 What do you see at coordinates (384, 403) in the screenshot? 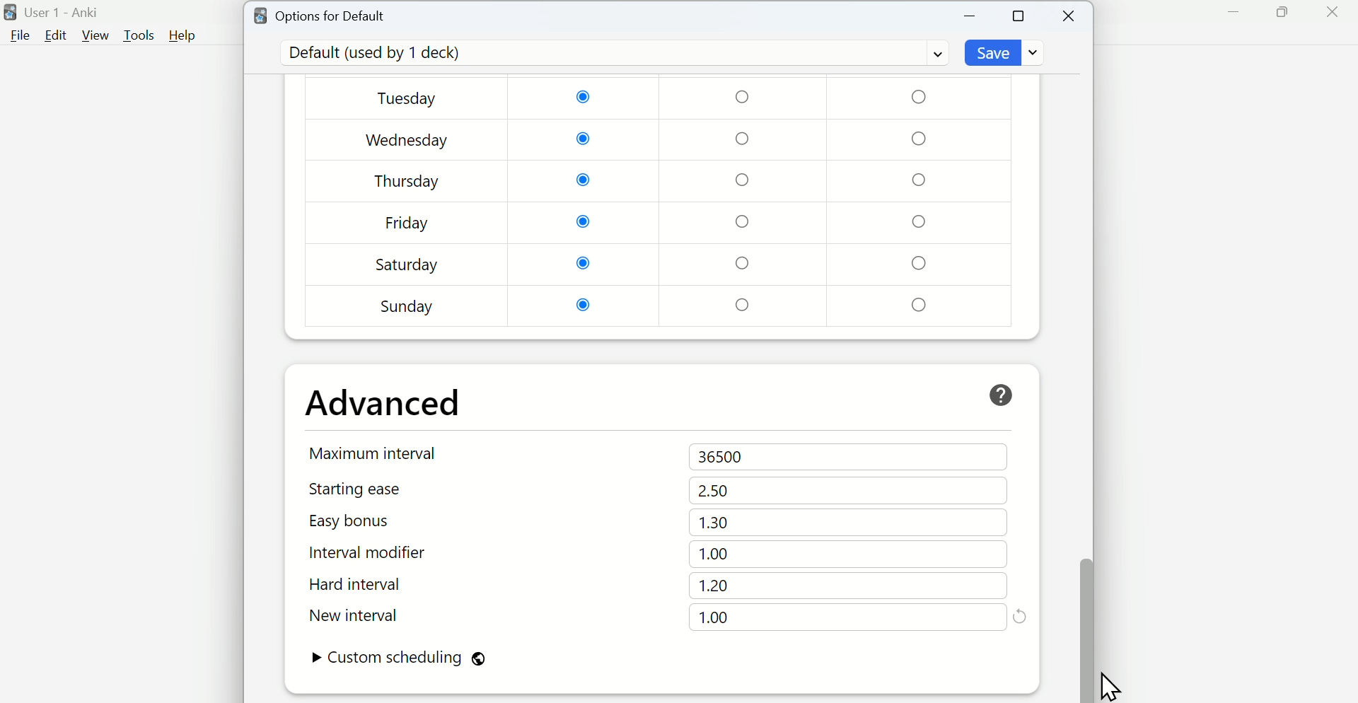
I see `Advanced` at bounding box center [384, 403].